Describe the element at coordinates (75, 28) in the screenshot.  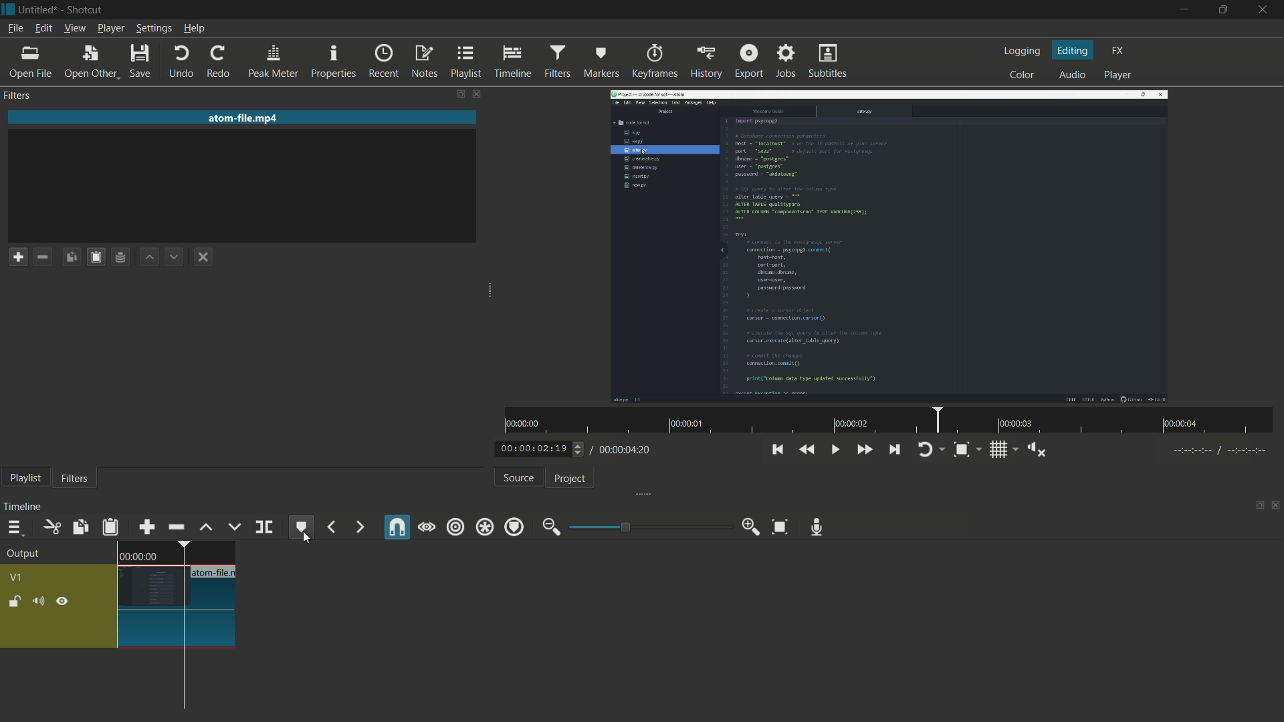
I see `view menu` at that location.